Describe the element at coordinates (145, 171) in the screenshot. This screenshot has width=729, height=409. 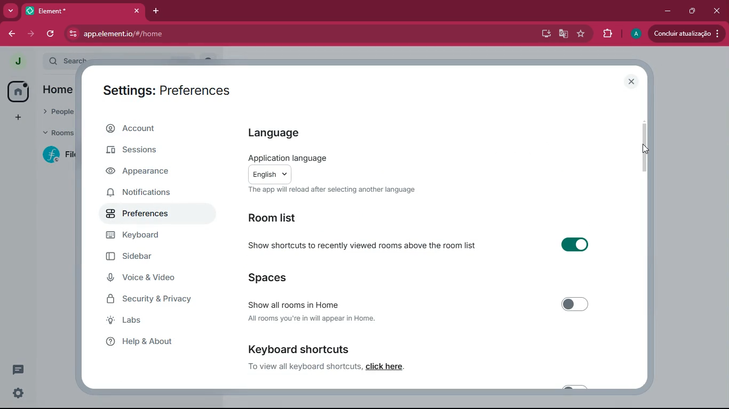
I see `appearance` at that location.